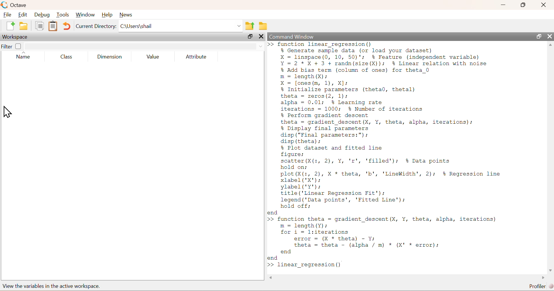 The width and height of the screenshot is (554, 291). I want to click on % Plot dataset and fitted linefigure;scatter (X(:, 2), Y, 'r', 'filled'); % Data pointshold on;plot(X(:, 2), X * theta, 'b', 'LineWidth', 2); $% Regression linexlabel ('X');ylabel('Y');title ('Linear Regression Fit');legend ('Data points’, 'Fitted Line');hold off;end, so click(388, 180).